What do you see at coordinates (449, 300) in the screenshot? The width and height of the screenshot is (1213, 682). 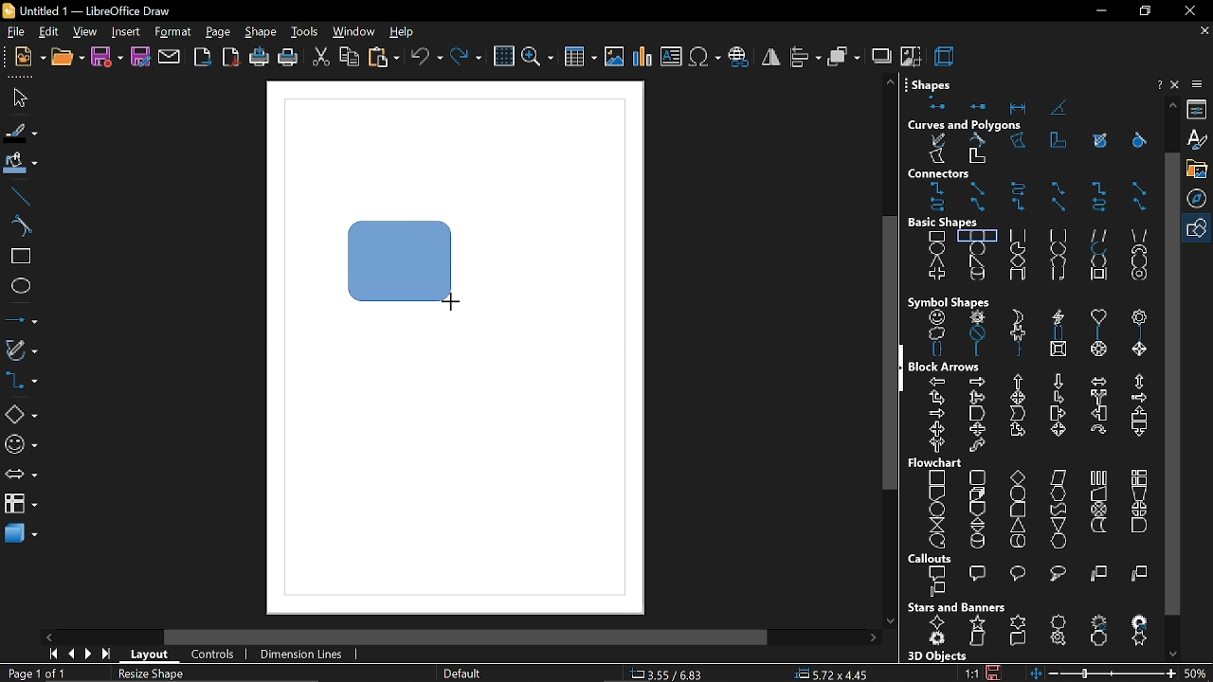 I see `Cursor` at bounding box center [449, 300].